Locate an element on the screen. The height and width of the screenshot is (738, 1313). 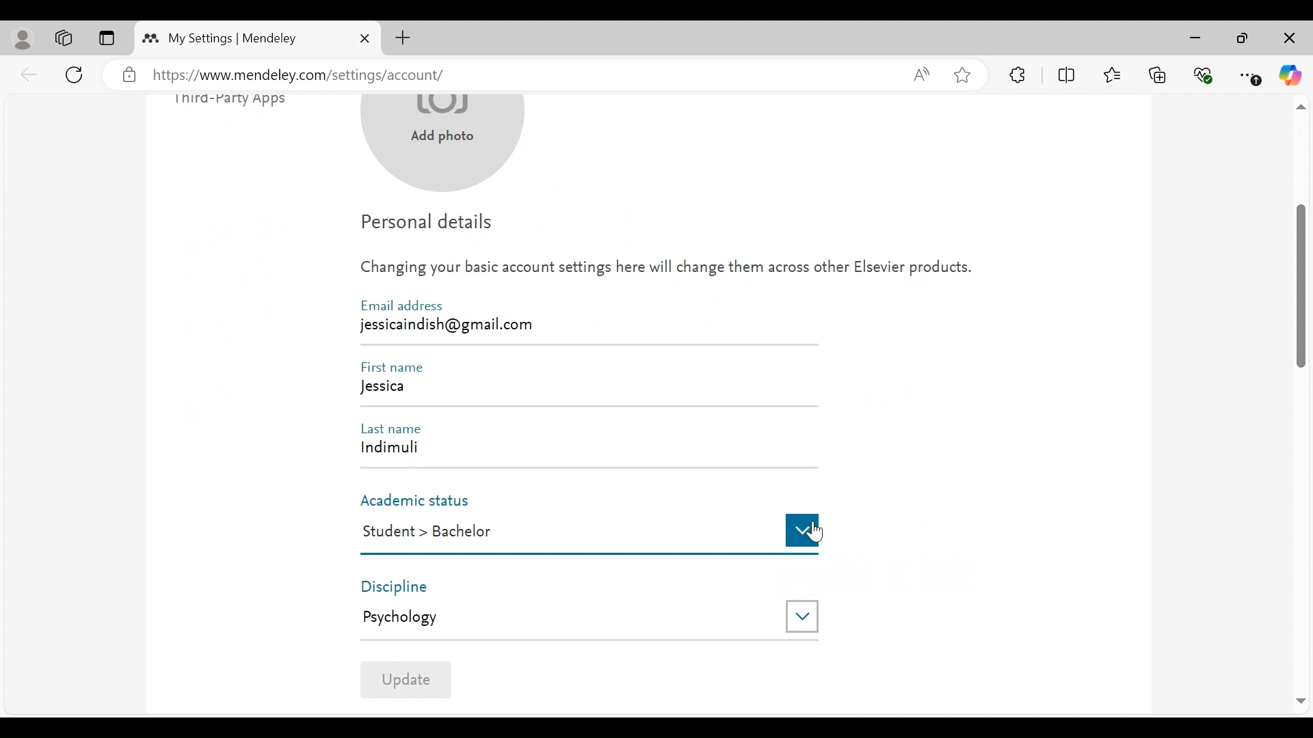
Close is located at coordinates (1288, 39).